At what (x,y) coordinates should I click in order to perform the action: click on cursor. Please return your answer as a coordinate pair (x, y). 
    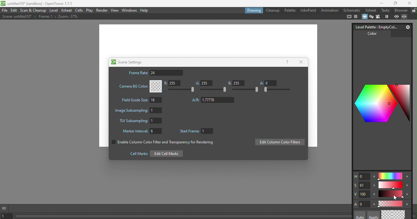
    Looking at the image, I should click on (395, 198).